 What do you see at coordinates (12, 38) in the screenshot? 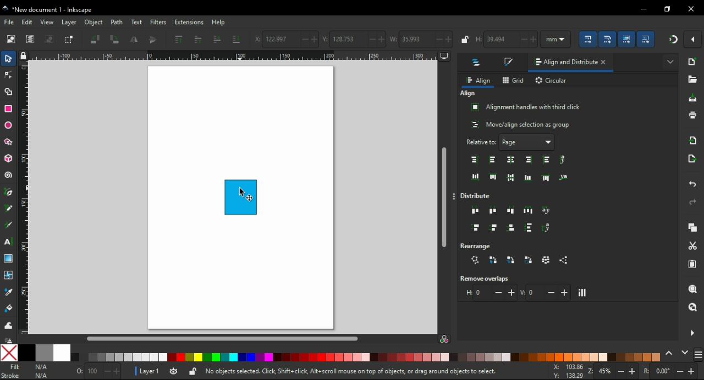
I see `select` at bounding box center [12, 38].